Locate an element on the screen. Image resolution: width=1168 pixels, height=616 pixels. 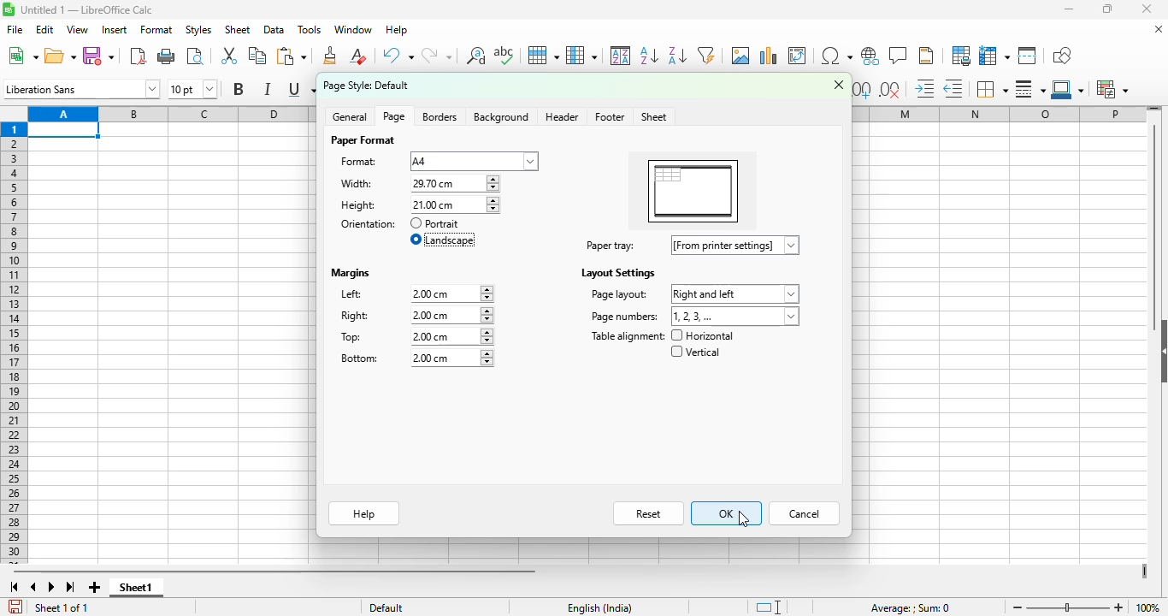
cut is located at coordinates (229, 55).